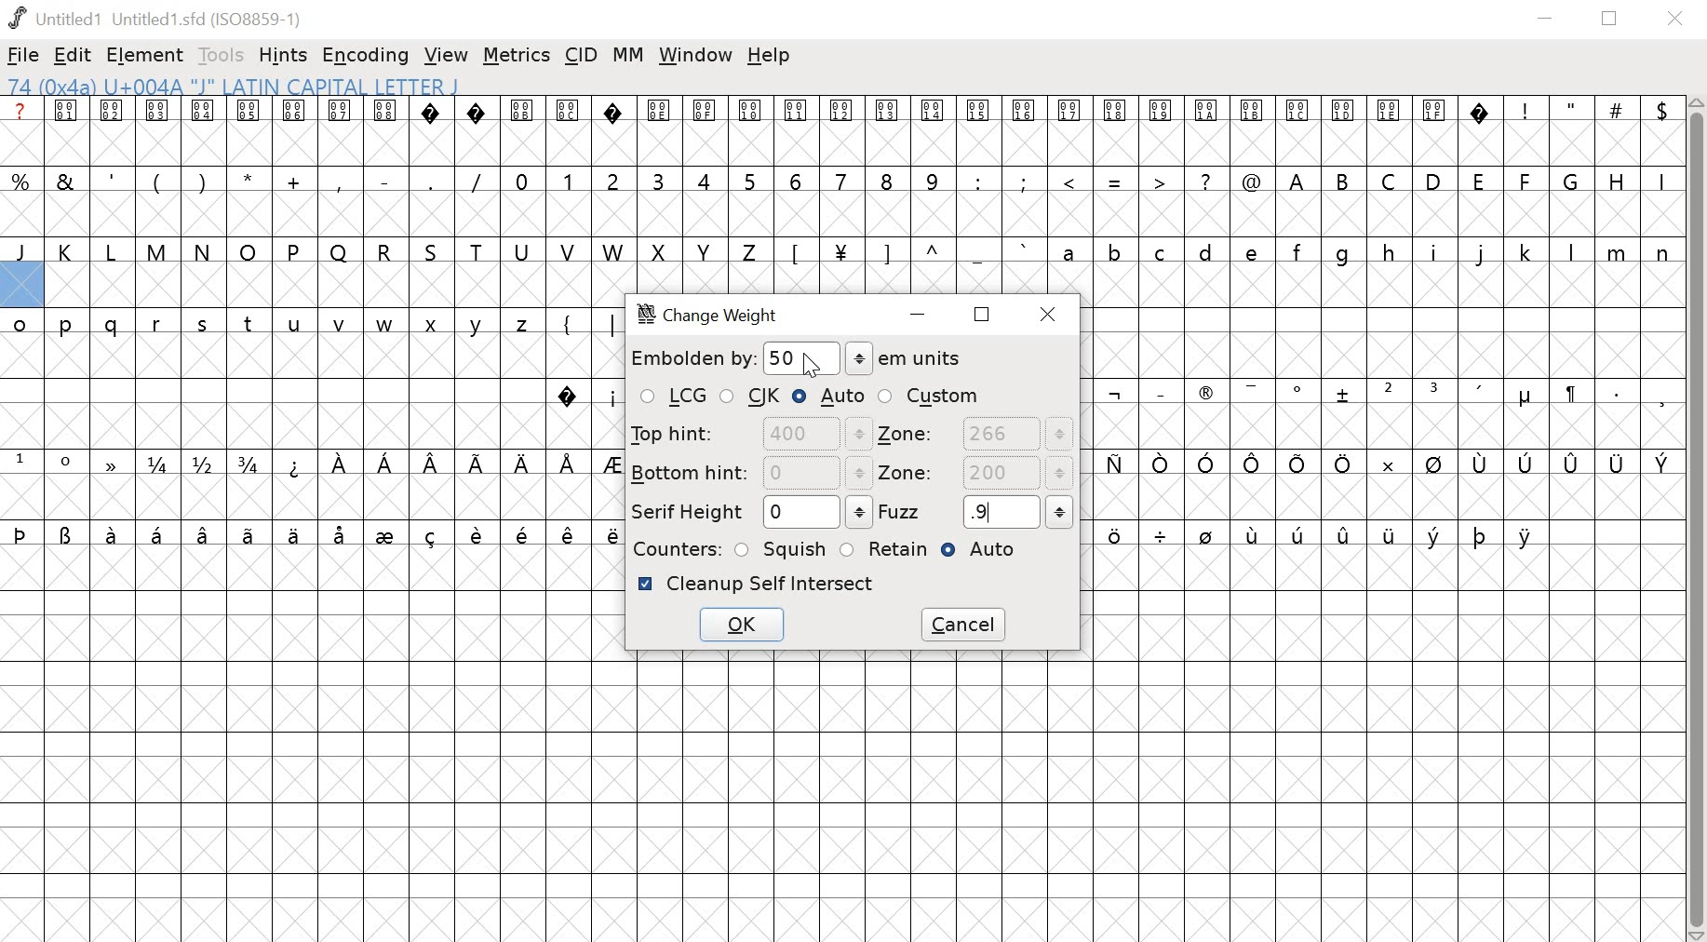 The width and height of the screenshot is (1707, 942). Describe the element at coordinates (581, 323) in the screenshot. I see `symbols` at that location.